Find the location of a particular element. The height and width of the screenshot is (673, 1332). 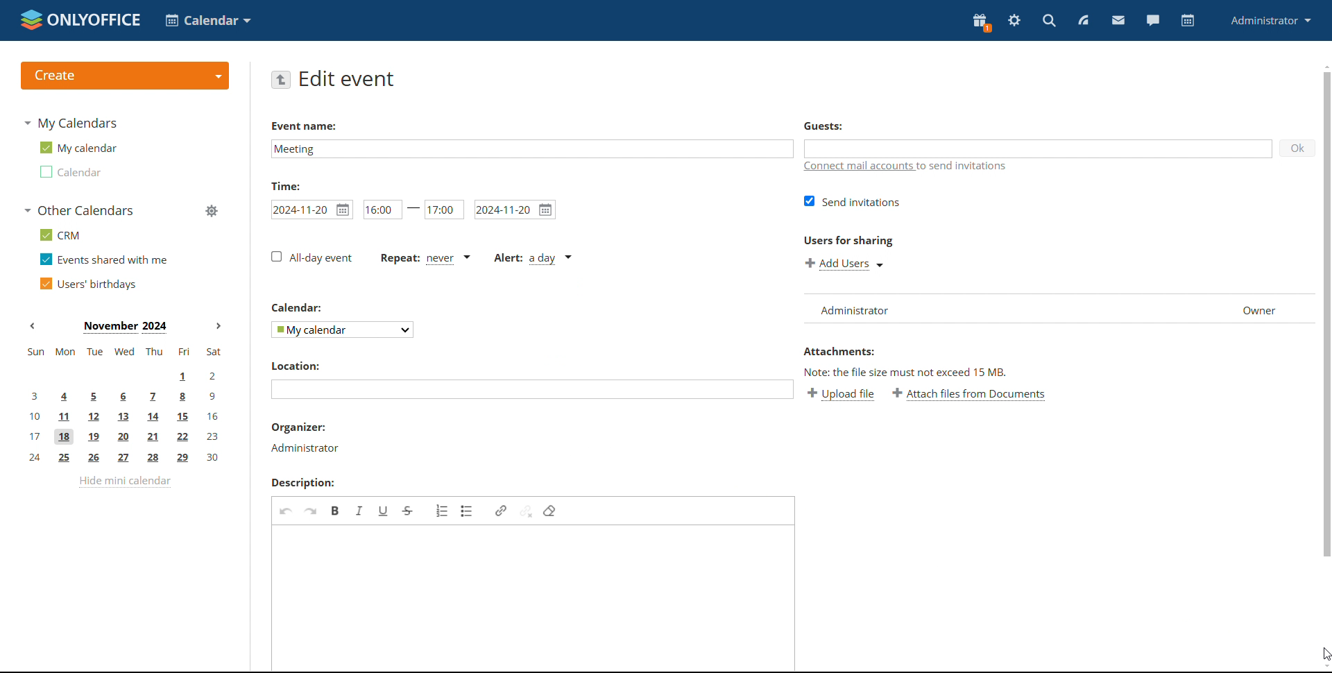

select application is located at coordinates (207, 20).